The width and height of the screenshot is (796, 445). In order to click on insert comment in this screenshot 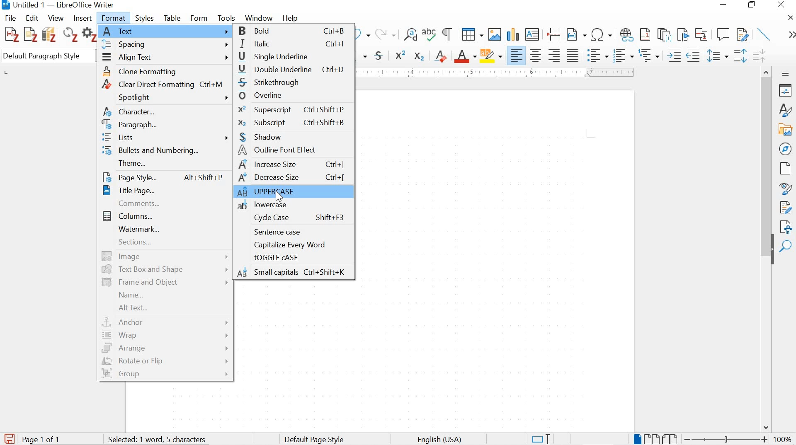, I will do `click(723, 34)`.